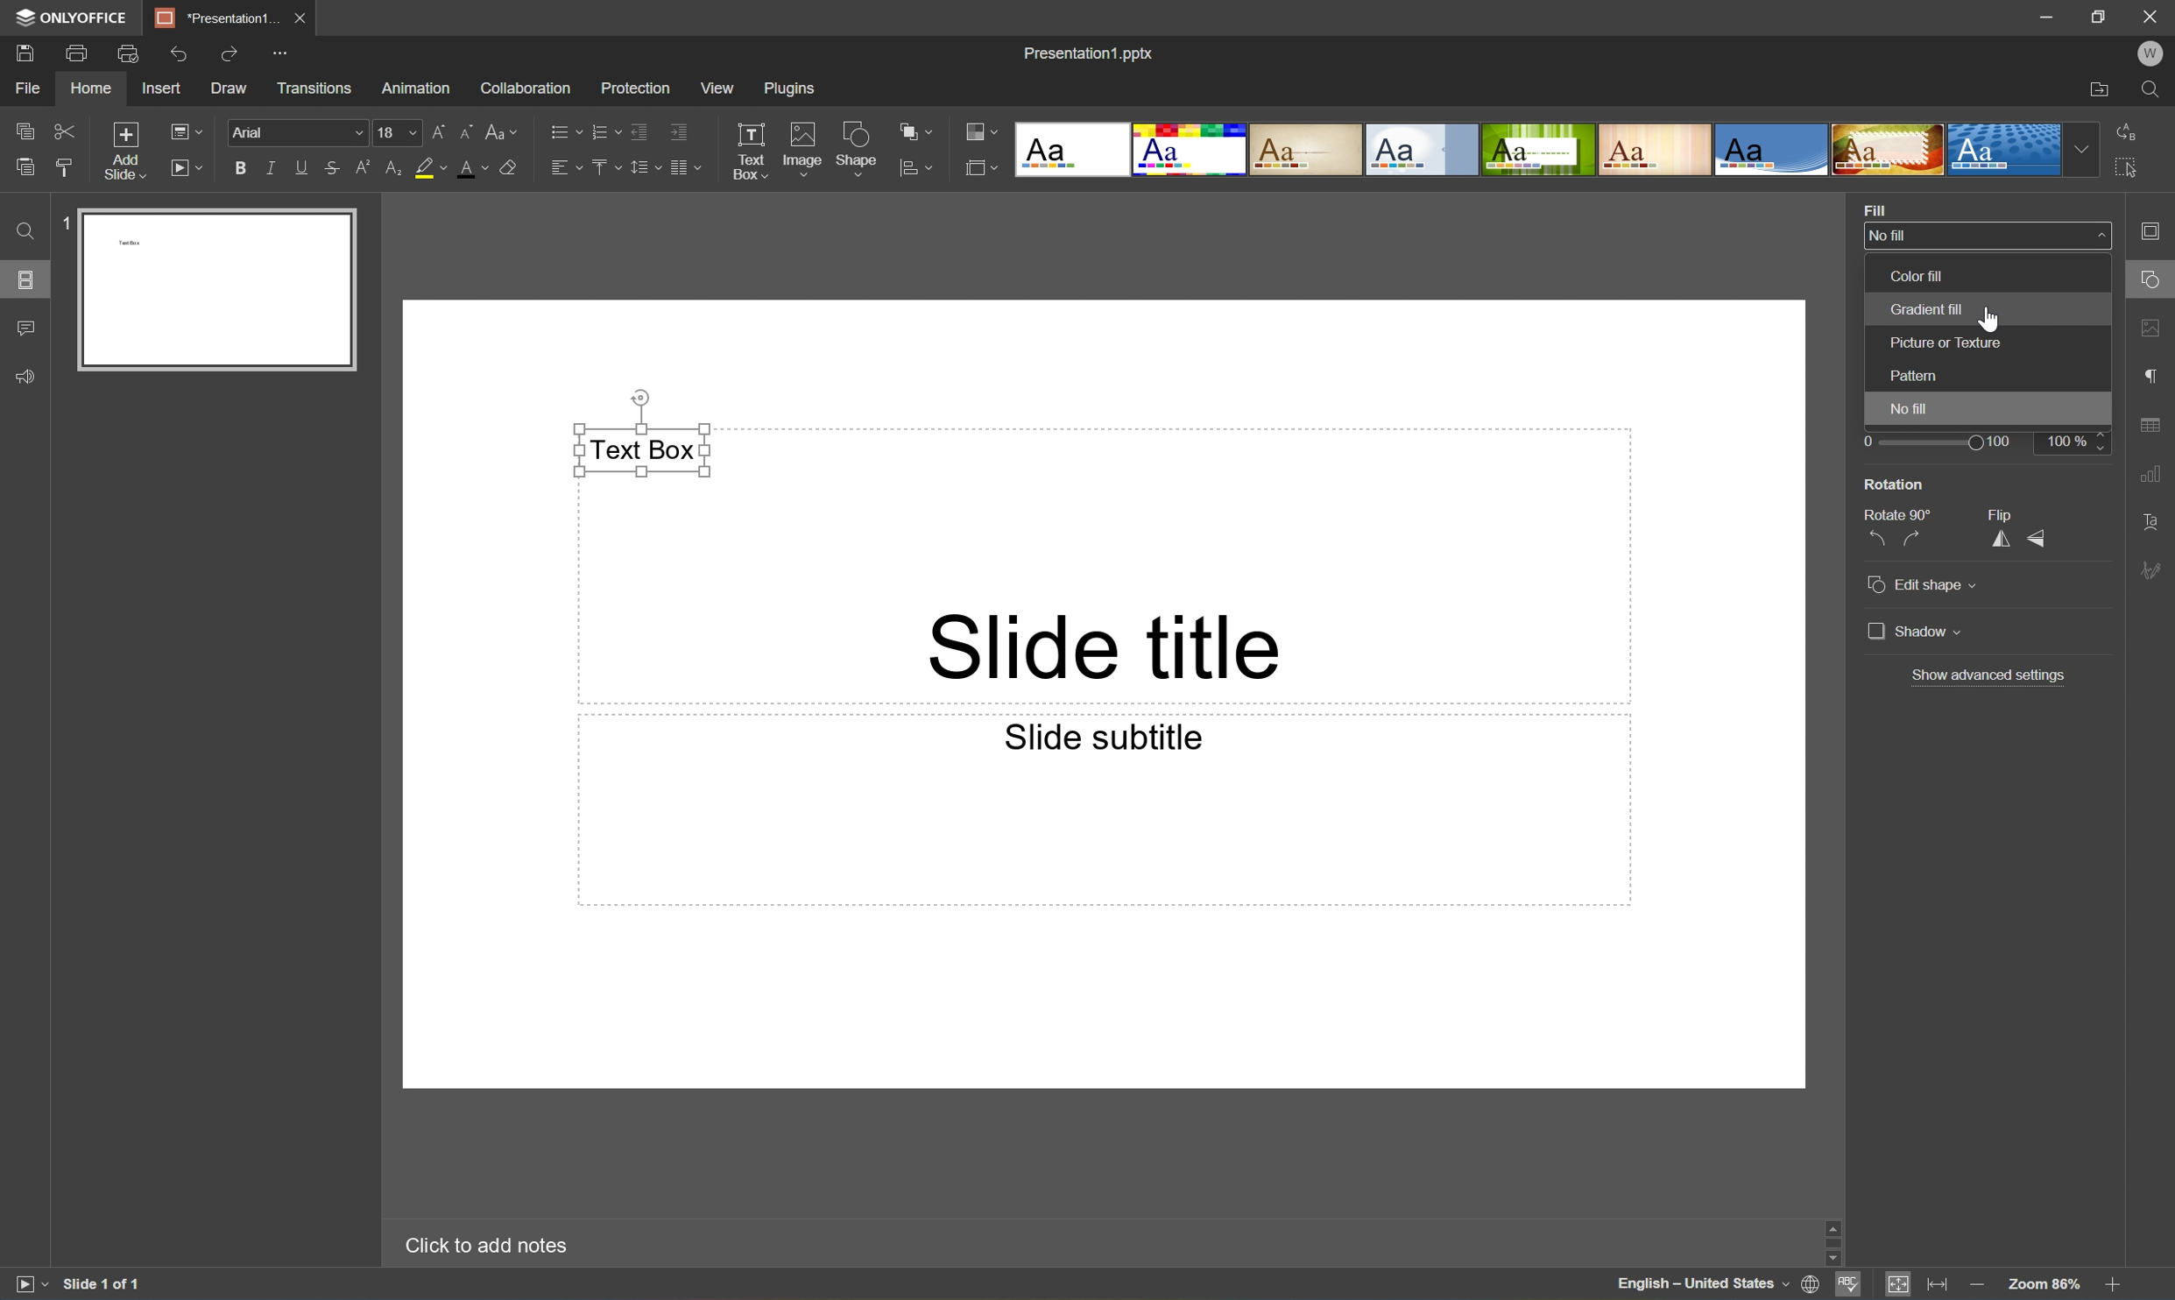  What do you see at coordinates (638, 88) in the screenshot?
I see `Protection` at bounding box center [638, 88].